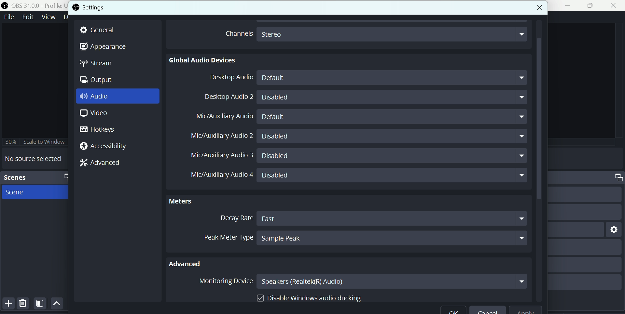  I want to click on Scale to window, so click(45, 141).